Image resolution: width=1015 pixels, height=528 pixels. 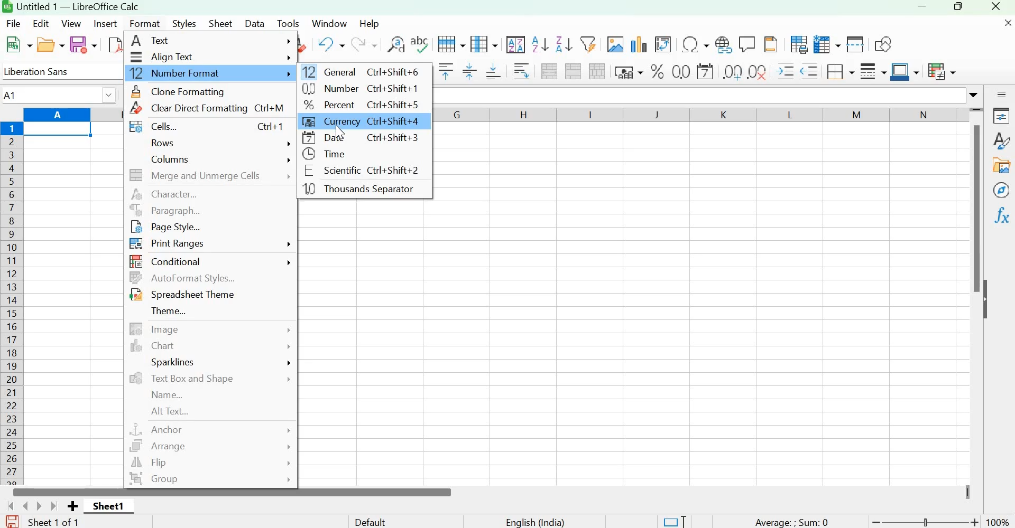 I want to click on toggle, so click(x=928, y=520).